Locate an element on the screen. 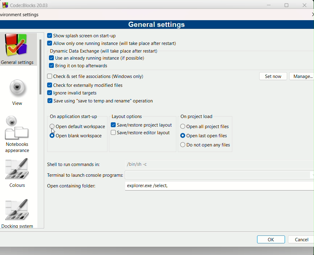 The width and height of the screenshot is (314, 255). checkbox is located at coordinates (49, 35).